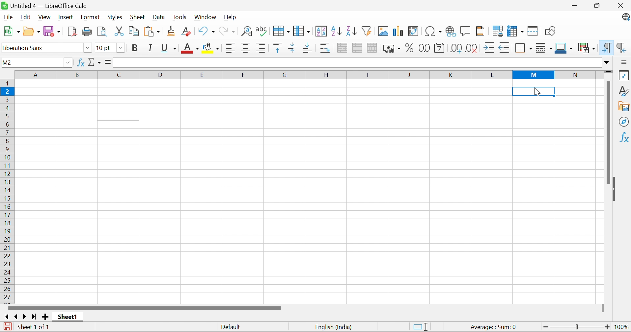 The height and width of the screenshot is (332, 631). I want to click on Scroll bar, so click(144, 308).